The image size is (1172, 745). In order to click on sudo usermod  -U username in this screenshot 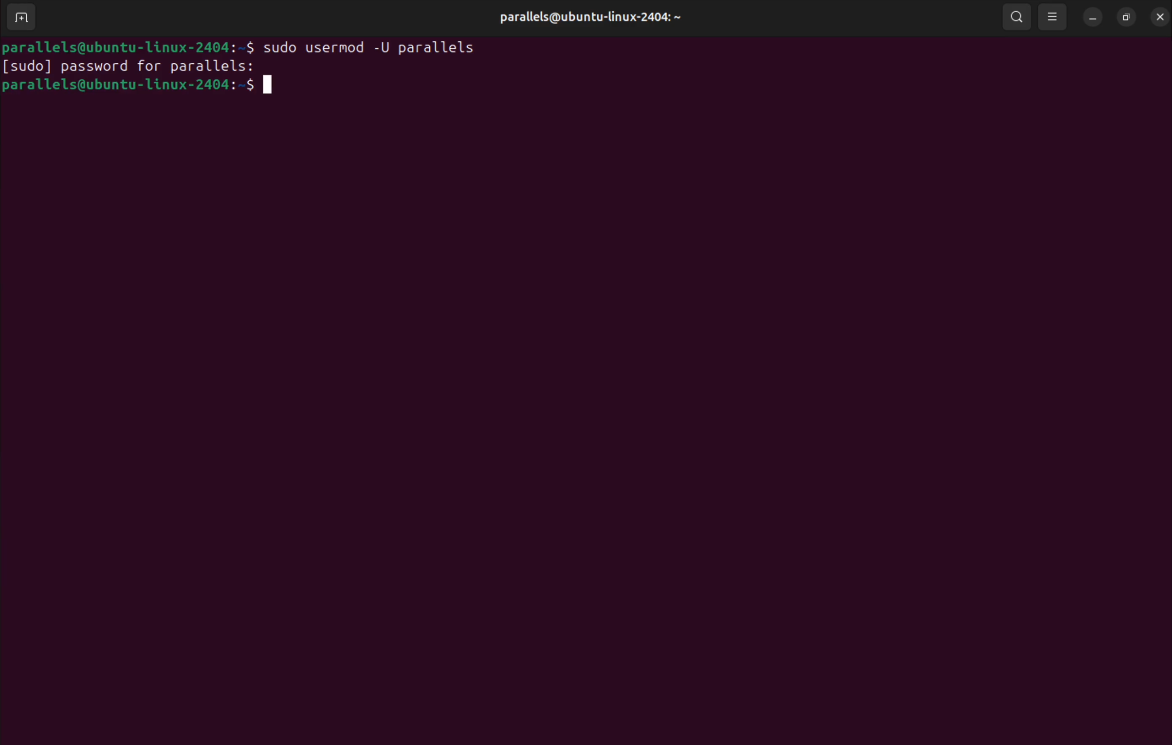, I will do `click(380, 45)`.